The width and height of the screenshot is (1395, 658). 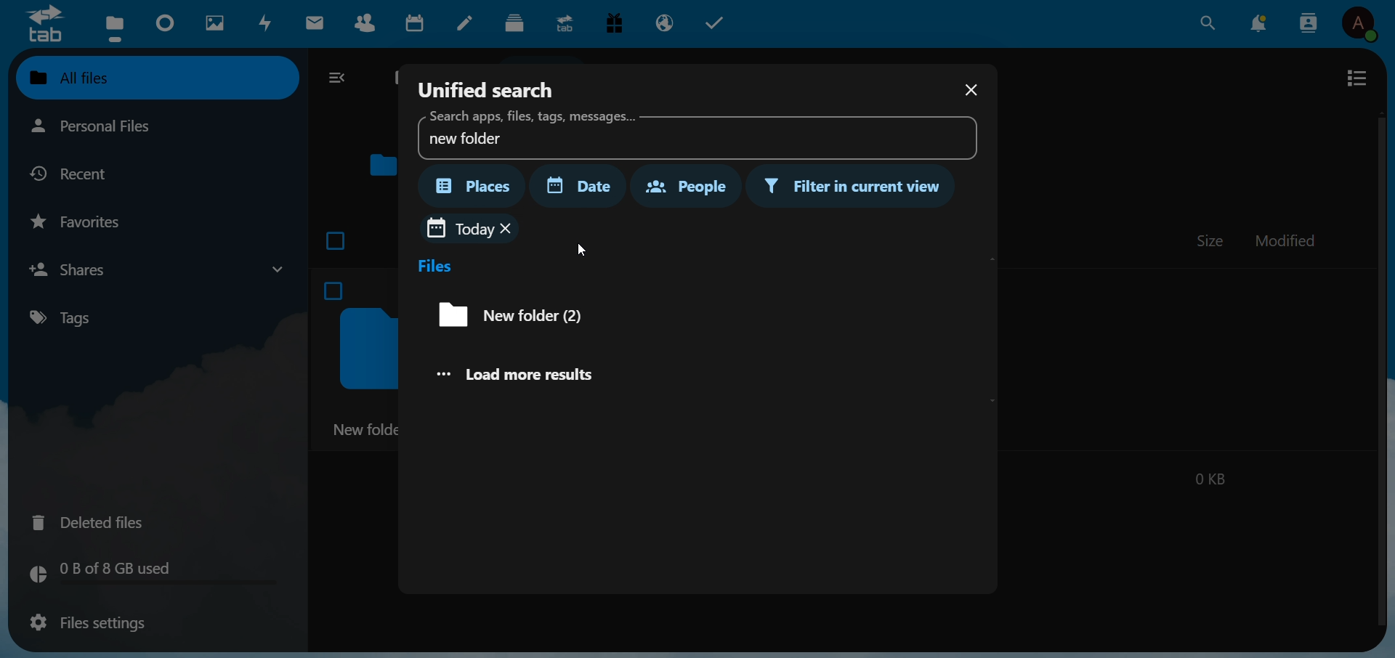 What do you see at coordinates (567, 23) in the screenshot?
I see `upgrade` at bounding box center [567, 23].